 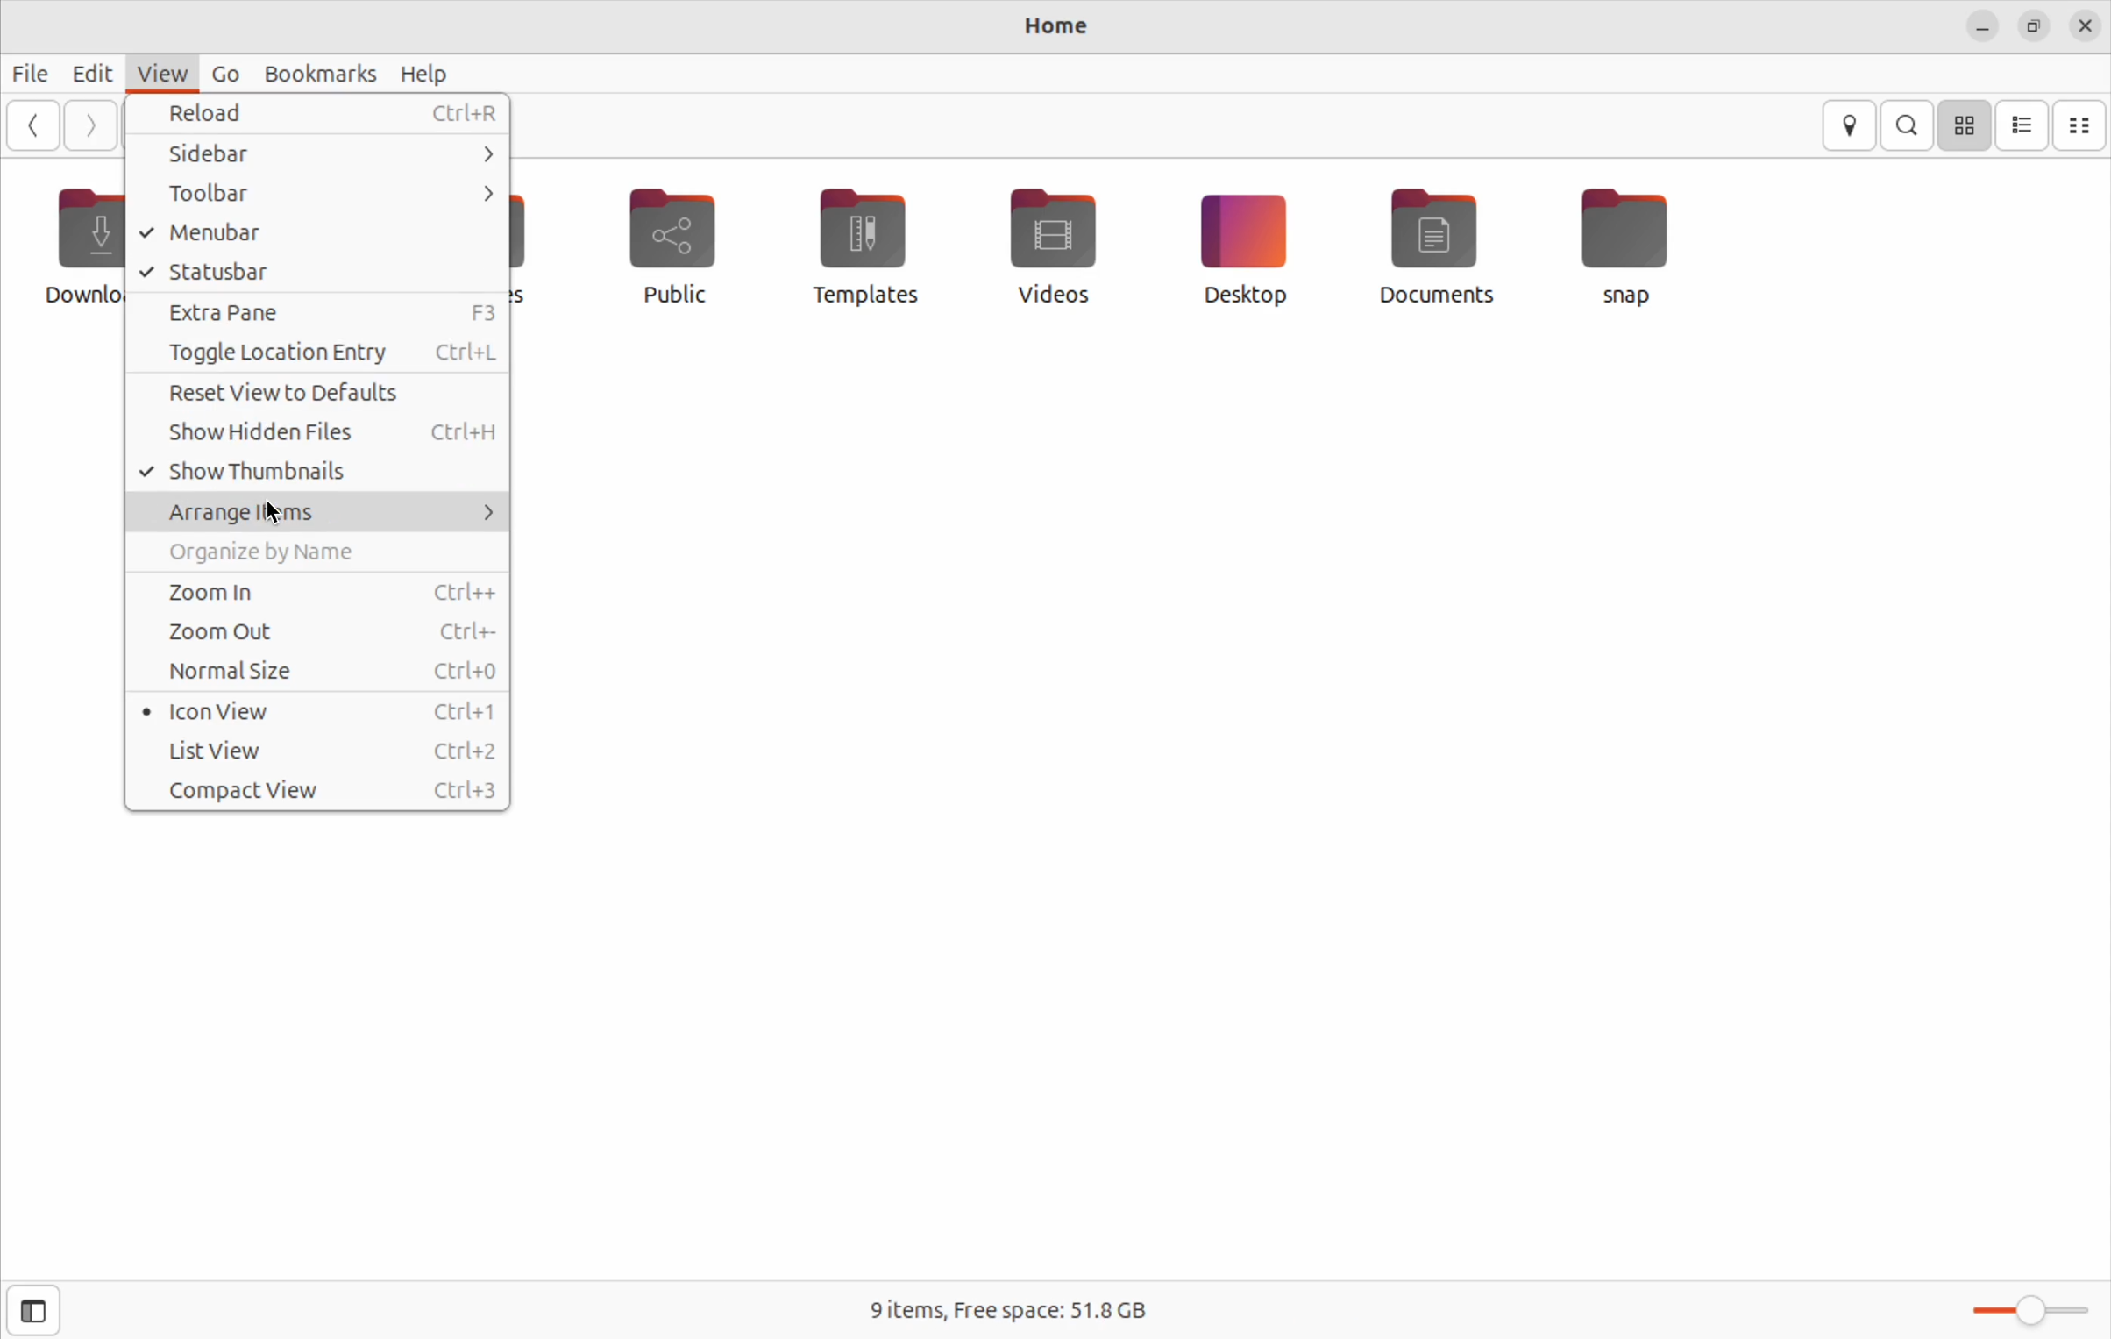 I want to click on Go next, so click(x=89, y=125).